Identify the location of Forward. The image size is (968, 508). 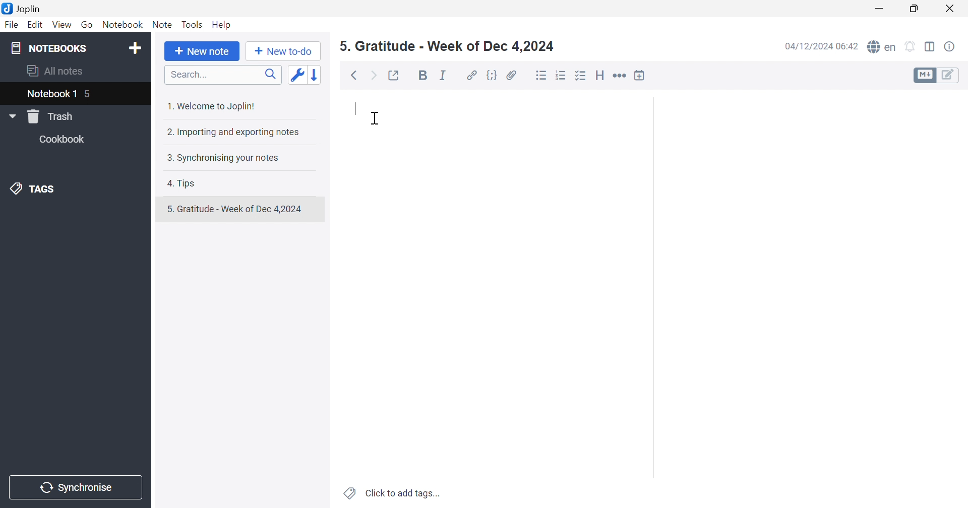
(375, 75).